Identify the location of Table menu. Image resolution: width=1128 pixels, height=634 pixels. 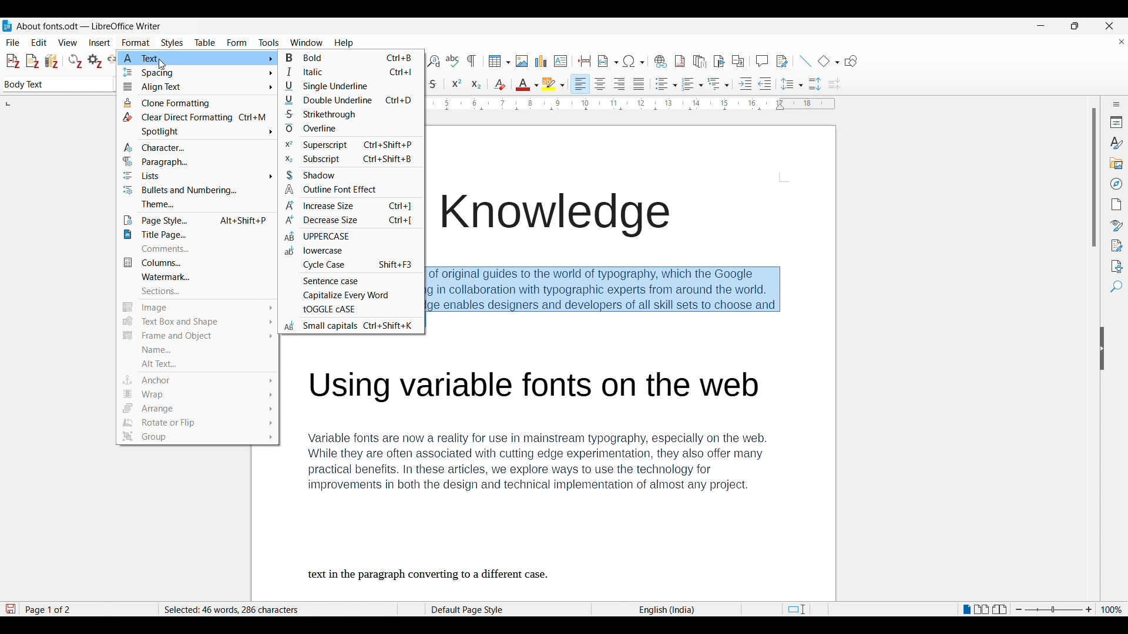
(205, 43).